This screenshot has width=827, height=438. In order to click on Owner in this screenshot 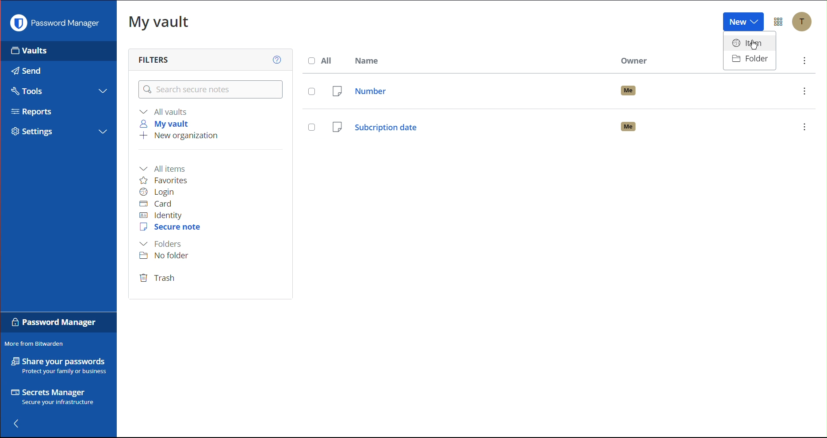, I will do `click(636, 61)`.